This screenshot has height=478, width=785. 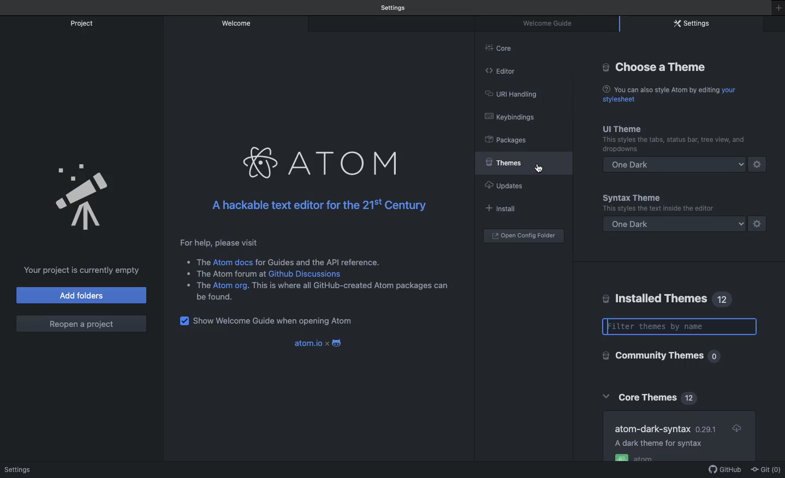 What do you see at coordinates (223, 273) in the screenshot?
I see `+ The Atom forum at` at bounding box center [223, 273].